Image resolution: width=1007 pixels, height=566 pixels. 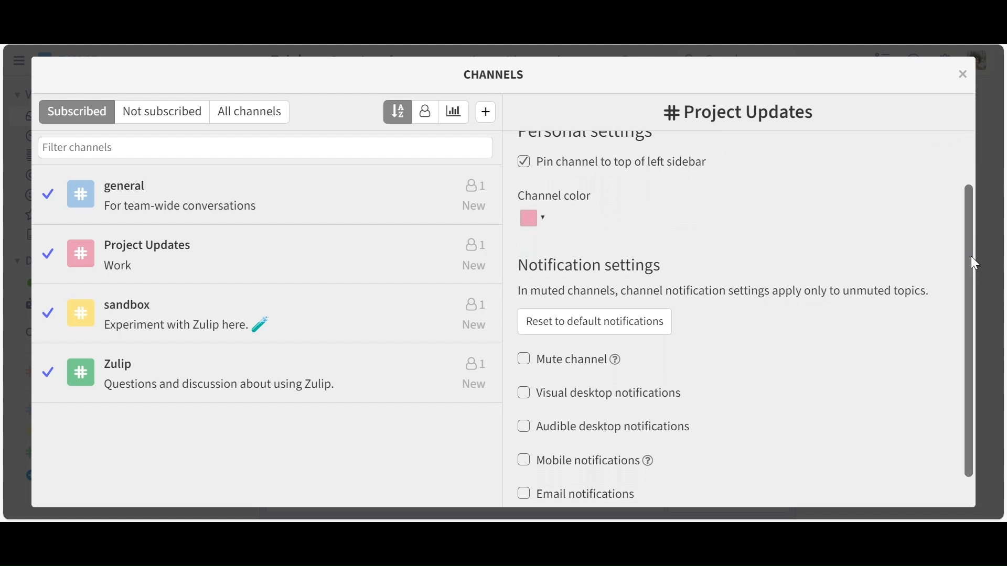 I want to click on #Channel, so click(x=738, y=114).